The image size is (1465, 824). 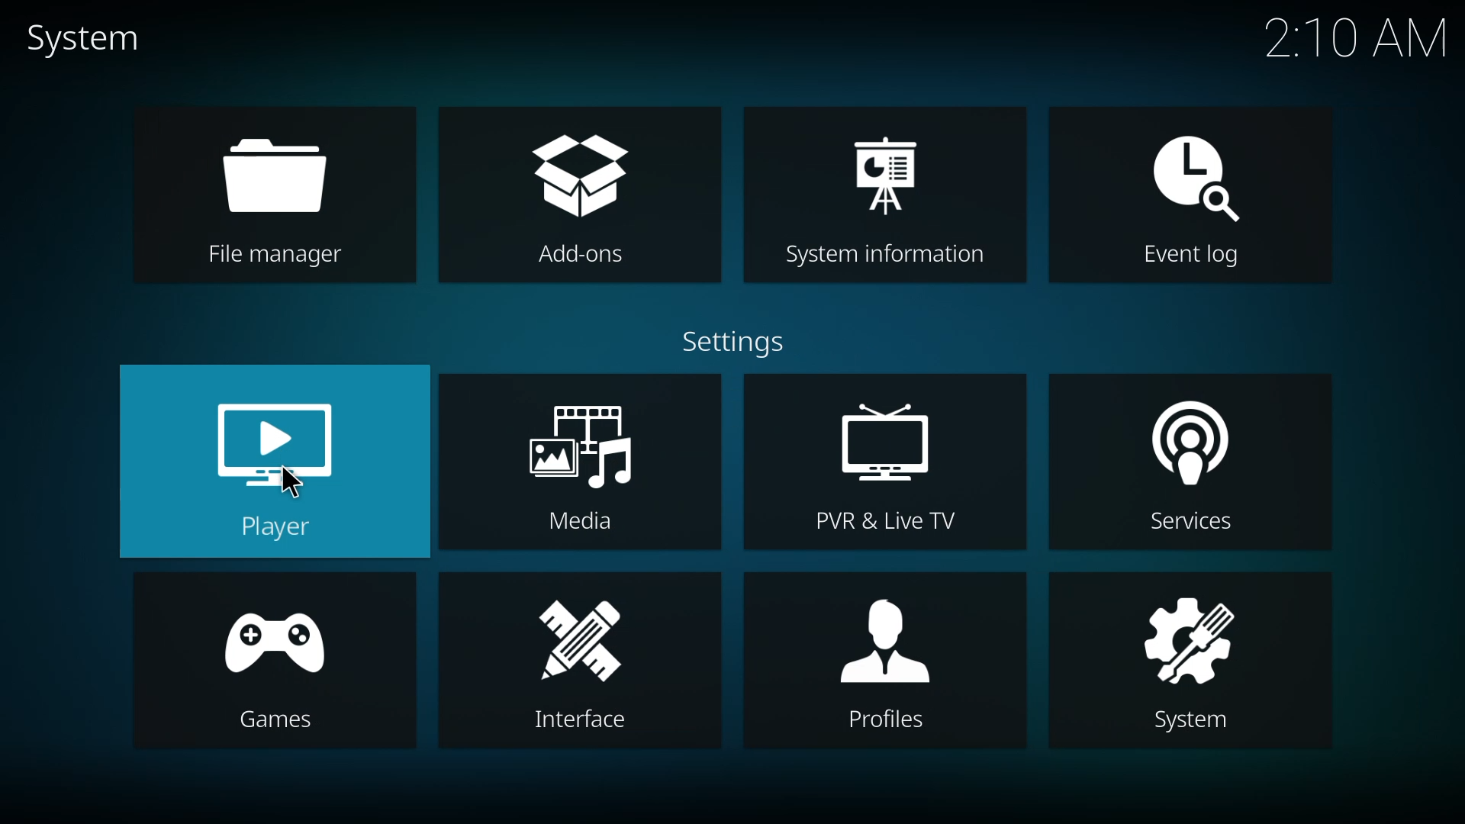 I want to click on add-ons, so click(x=584, y=195).